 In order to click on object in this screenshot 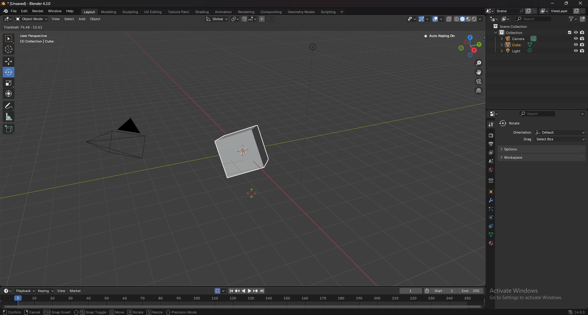, I will do `click(491, 192)`.